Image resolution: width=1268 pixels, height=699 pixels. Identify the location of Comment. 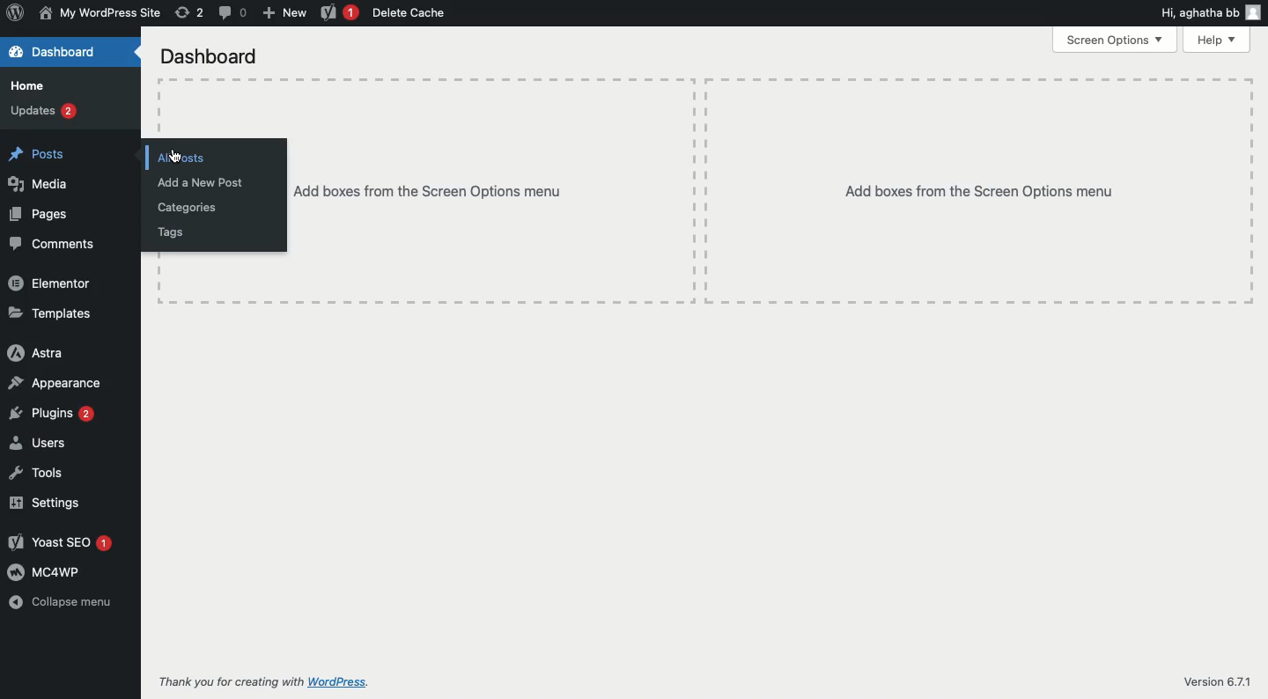
(232, 11).